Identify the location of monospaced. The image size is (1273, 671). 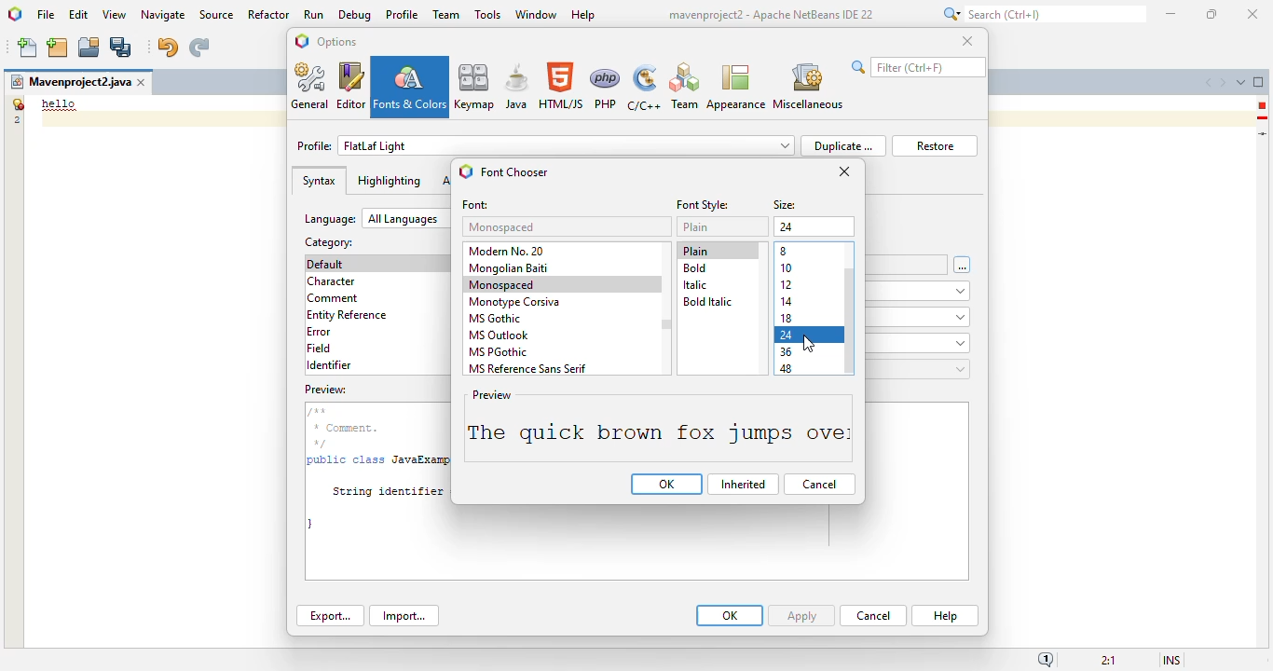
(503, 226).